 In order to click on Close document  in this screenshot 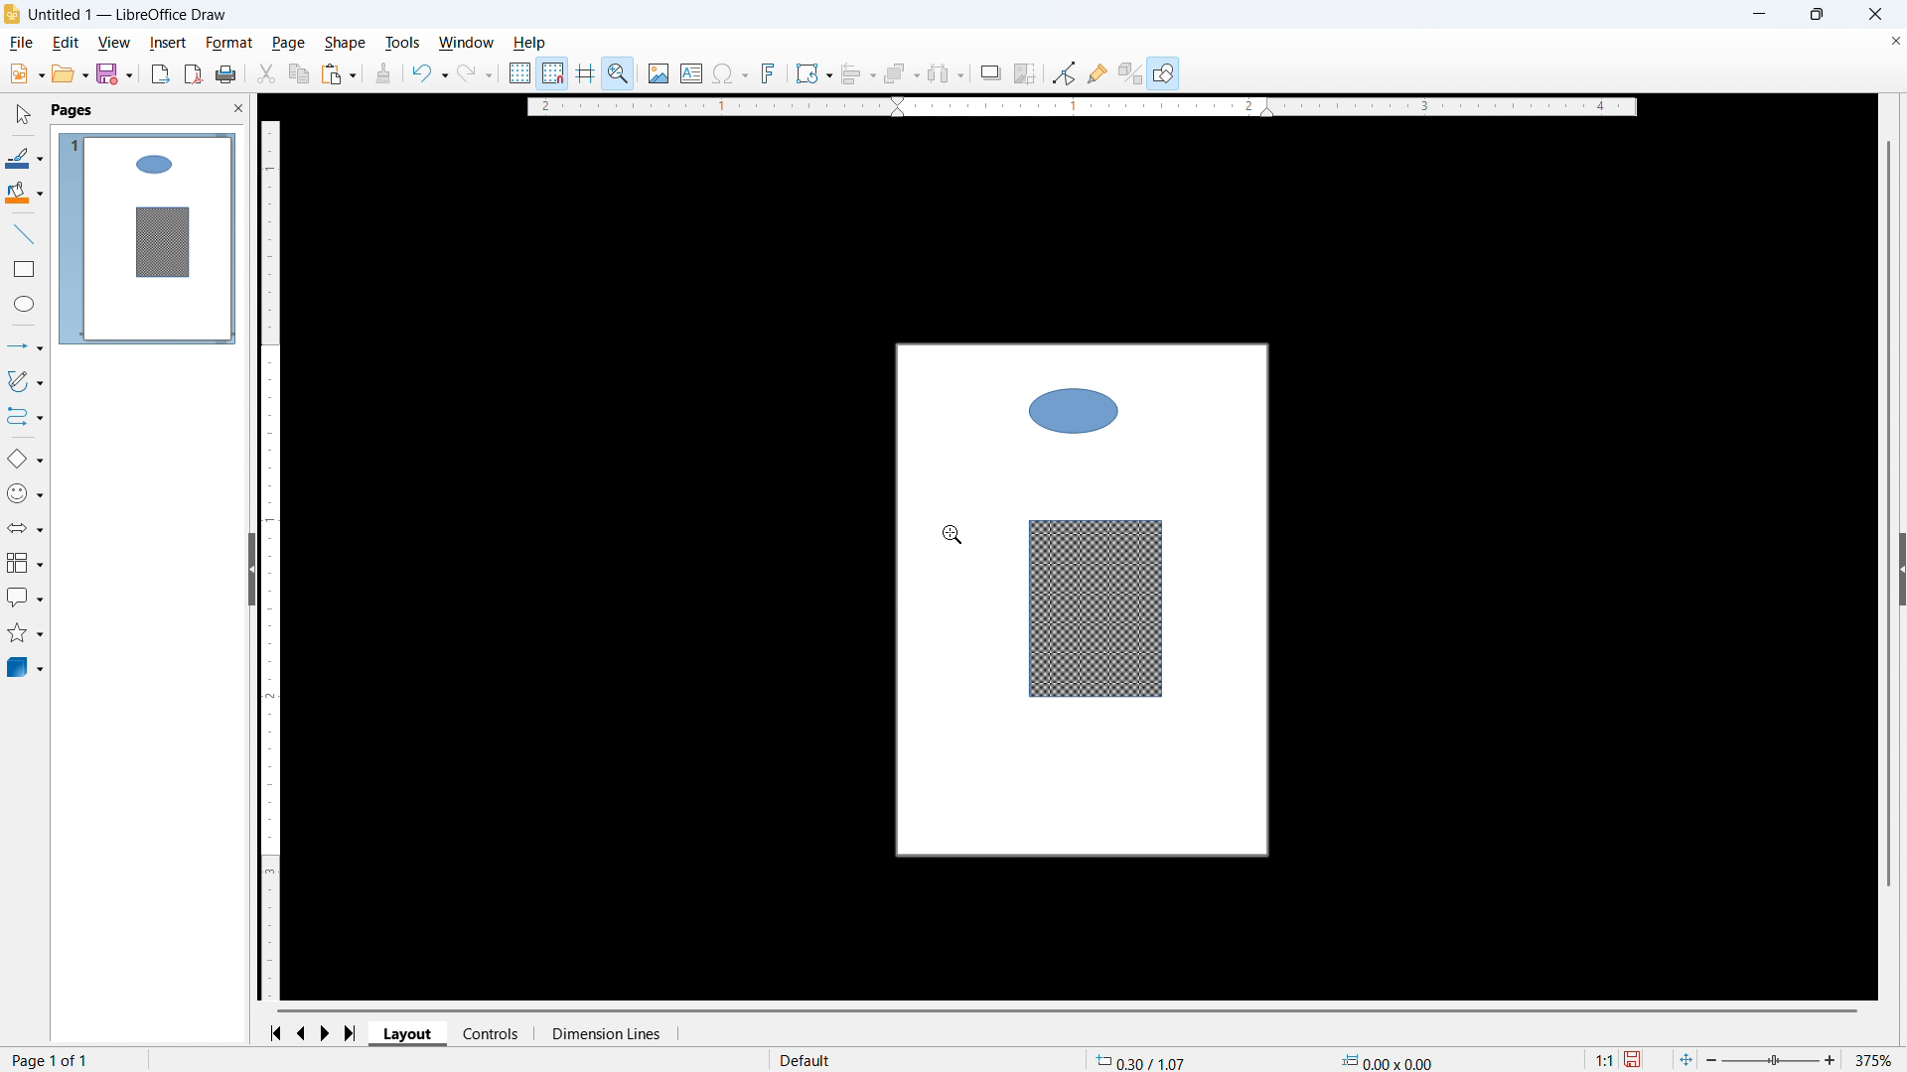, I will do `click(1892, 42)`.